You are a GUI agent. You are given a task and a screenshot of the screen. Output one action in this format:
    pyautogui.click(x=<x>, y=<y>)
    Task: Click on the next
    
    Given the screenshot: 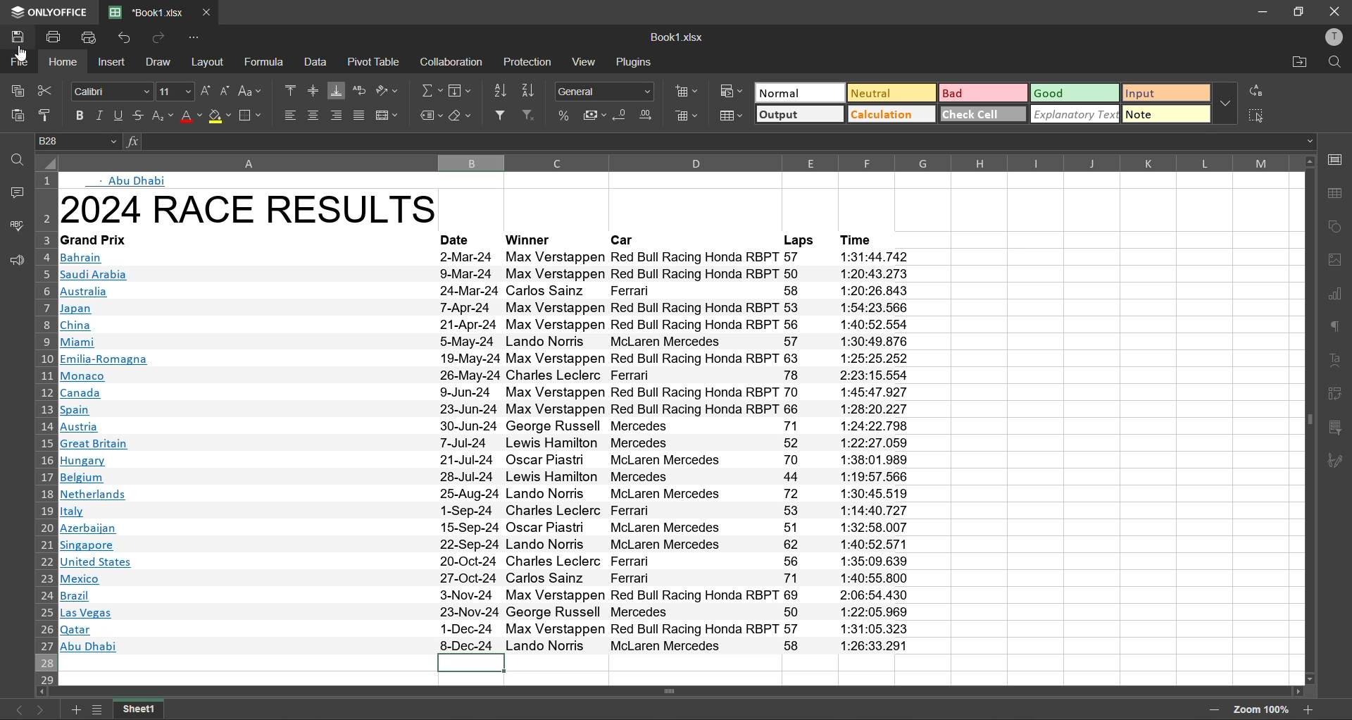 What is the action you would take?
    pyautogui.click(x=42, y=710)
    